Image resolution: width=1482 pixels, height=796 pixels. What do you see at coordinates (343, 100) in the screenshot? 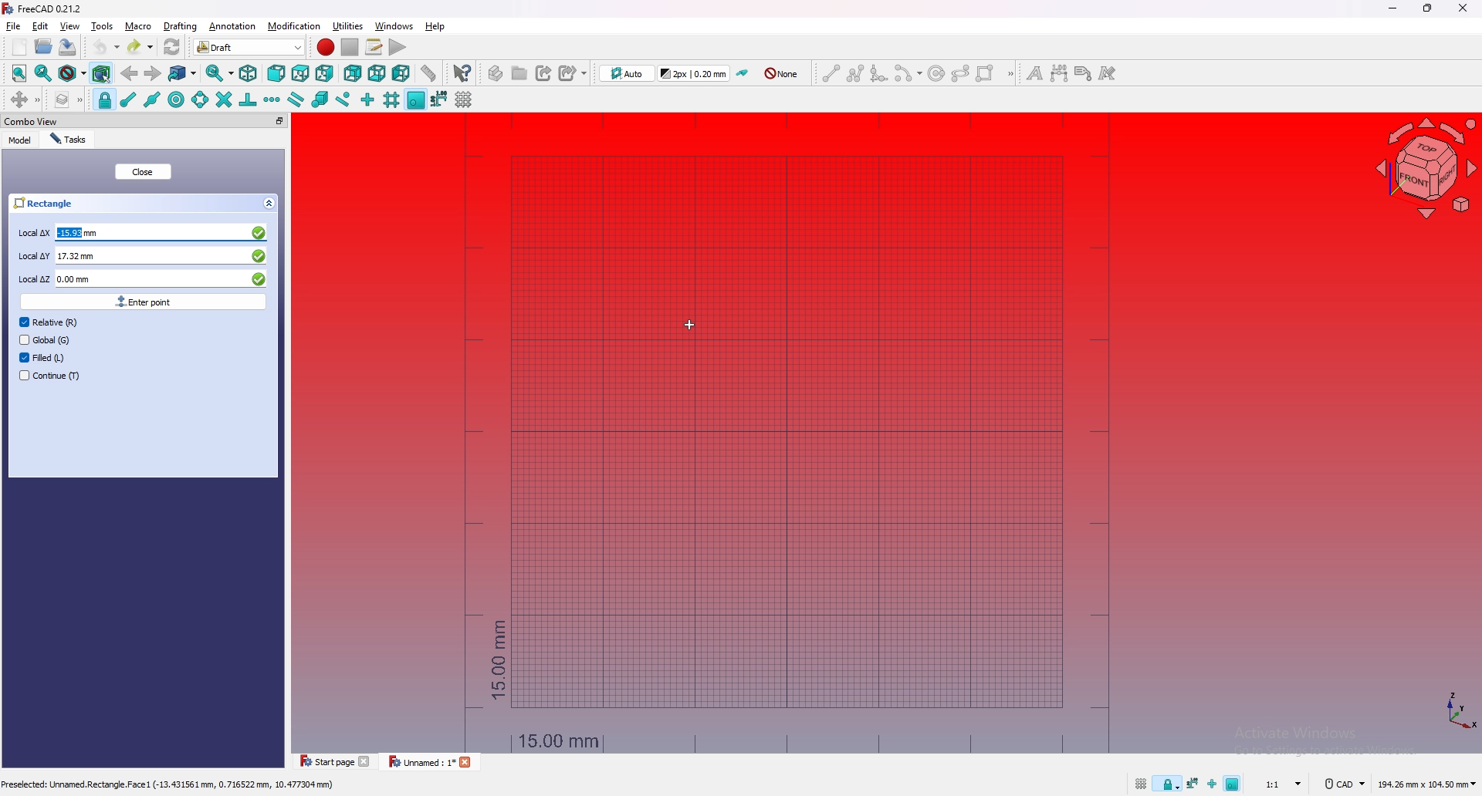
I see `snap near` at bounding box center [343, 100].